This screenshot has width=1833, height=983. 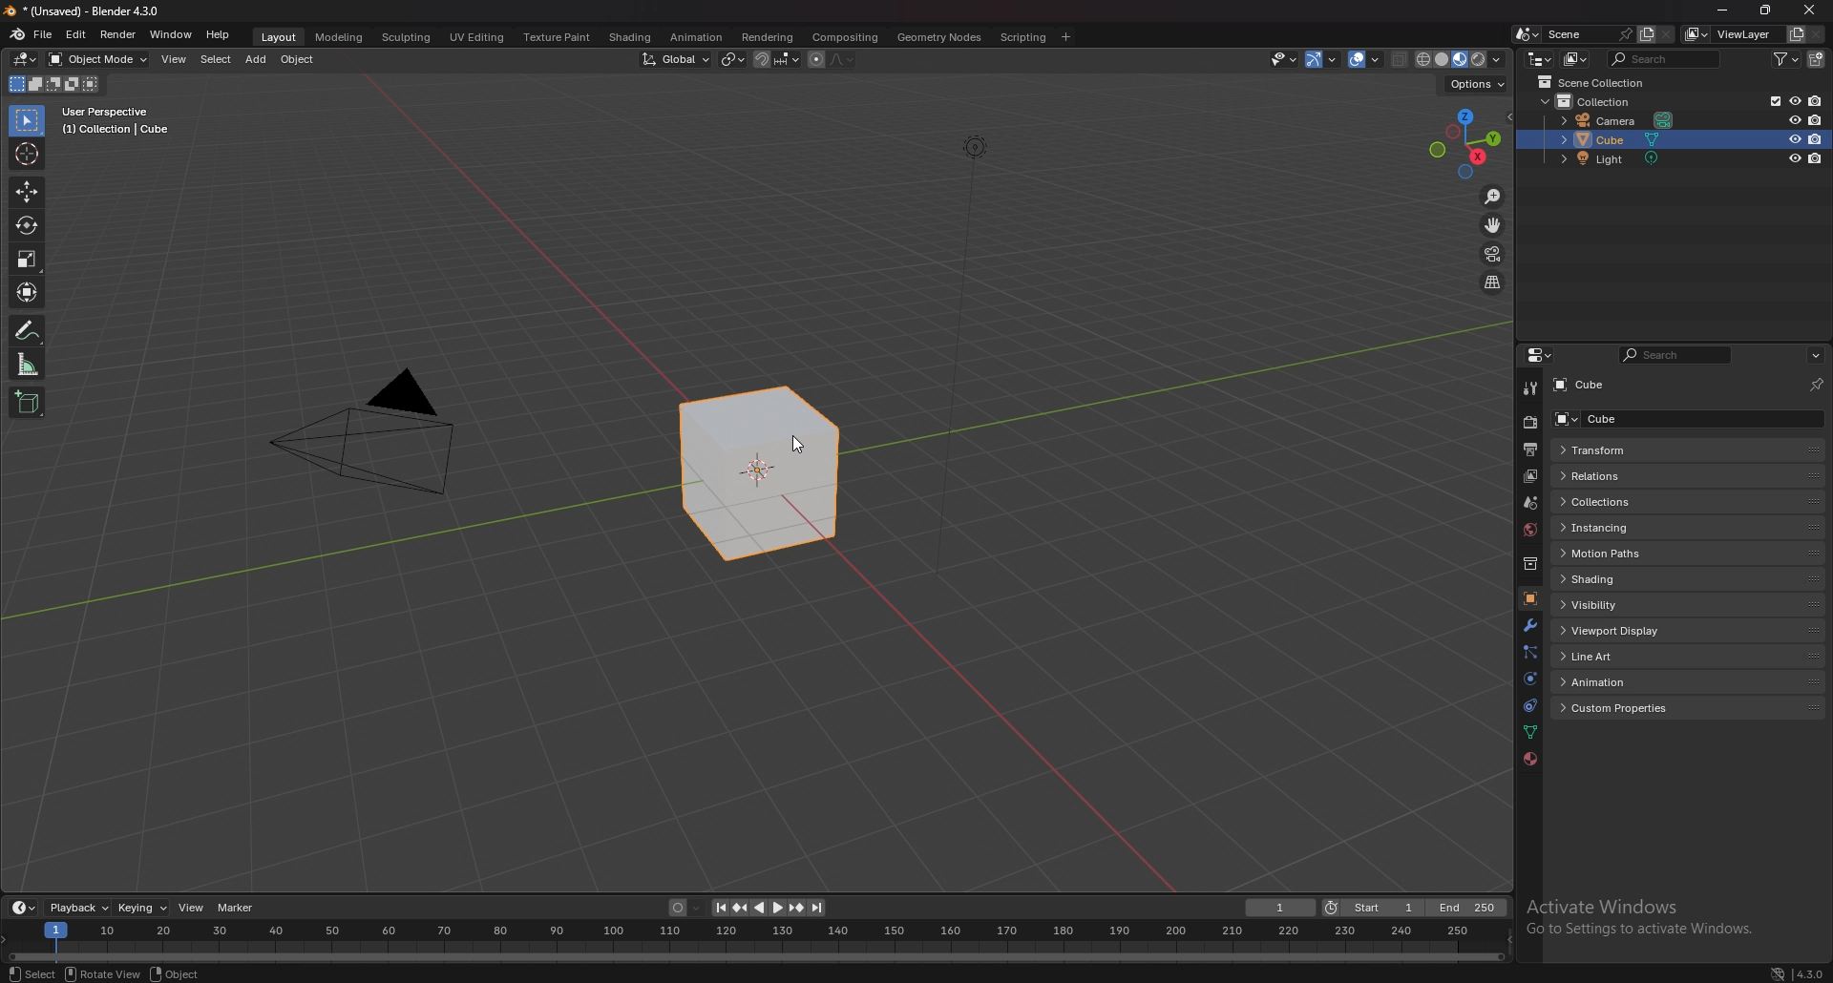 What do you see at coordinates (819, 908) in the screenshot?
I see `jump to endpoint` at bounding box center [819, 908].